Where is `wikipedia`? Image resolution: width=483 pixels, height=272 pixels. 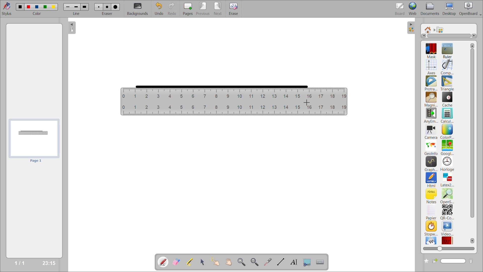 wikipedia is located at coordinates (431, 240).